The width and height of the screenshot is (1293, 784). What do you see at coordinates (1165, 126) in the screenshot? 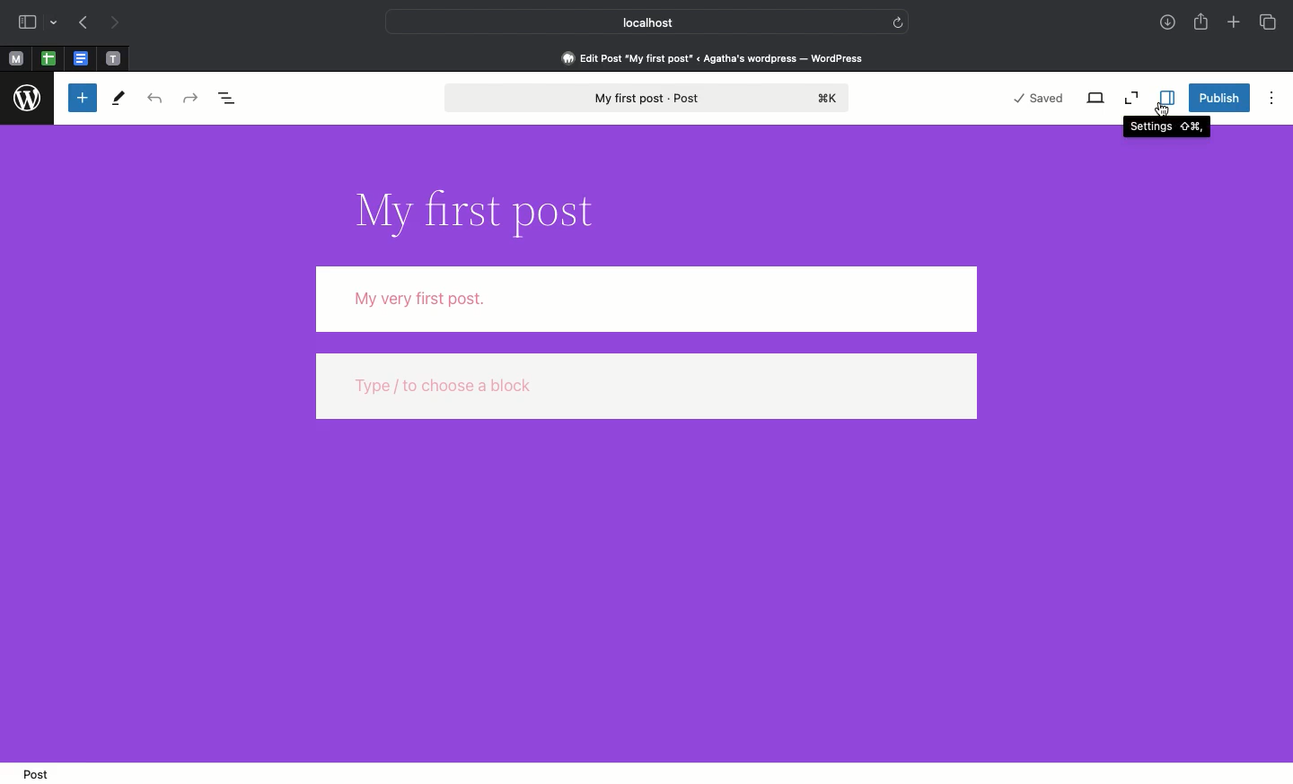
I see `Settings` at bounding box center [1165, 126].